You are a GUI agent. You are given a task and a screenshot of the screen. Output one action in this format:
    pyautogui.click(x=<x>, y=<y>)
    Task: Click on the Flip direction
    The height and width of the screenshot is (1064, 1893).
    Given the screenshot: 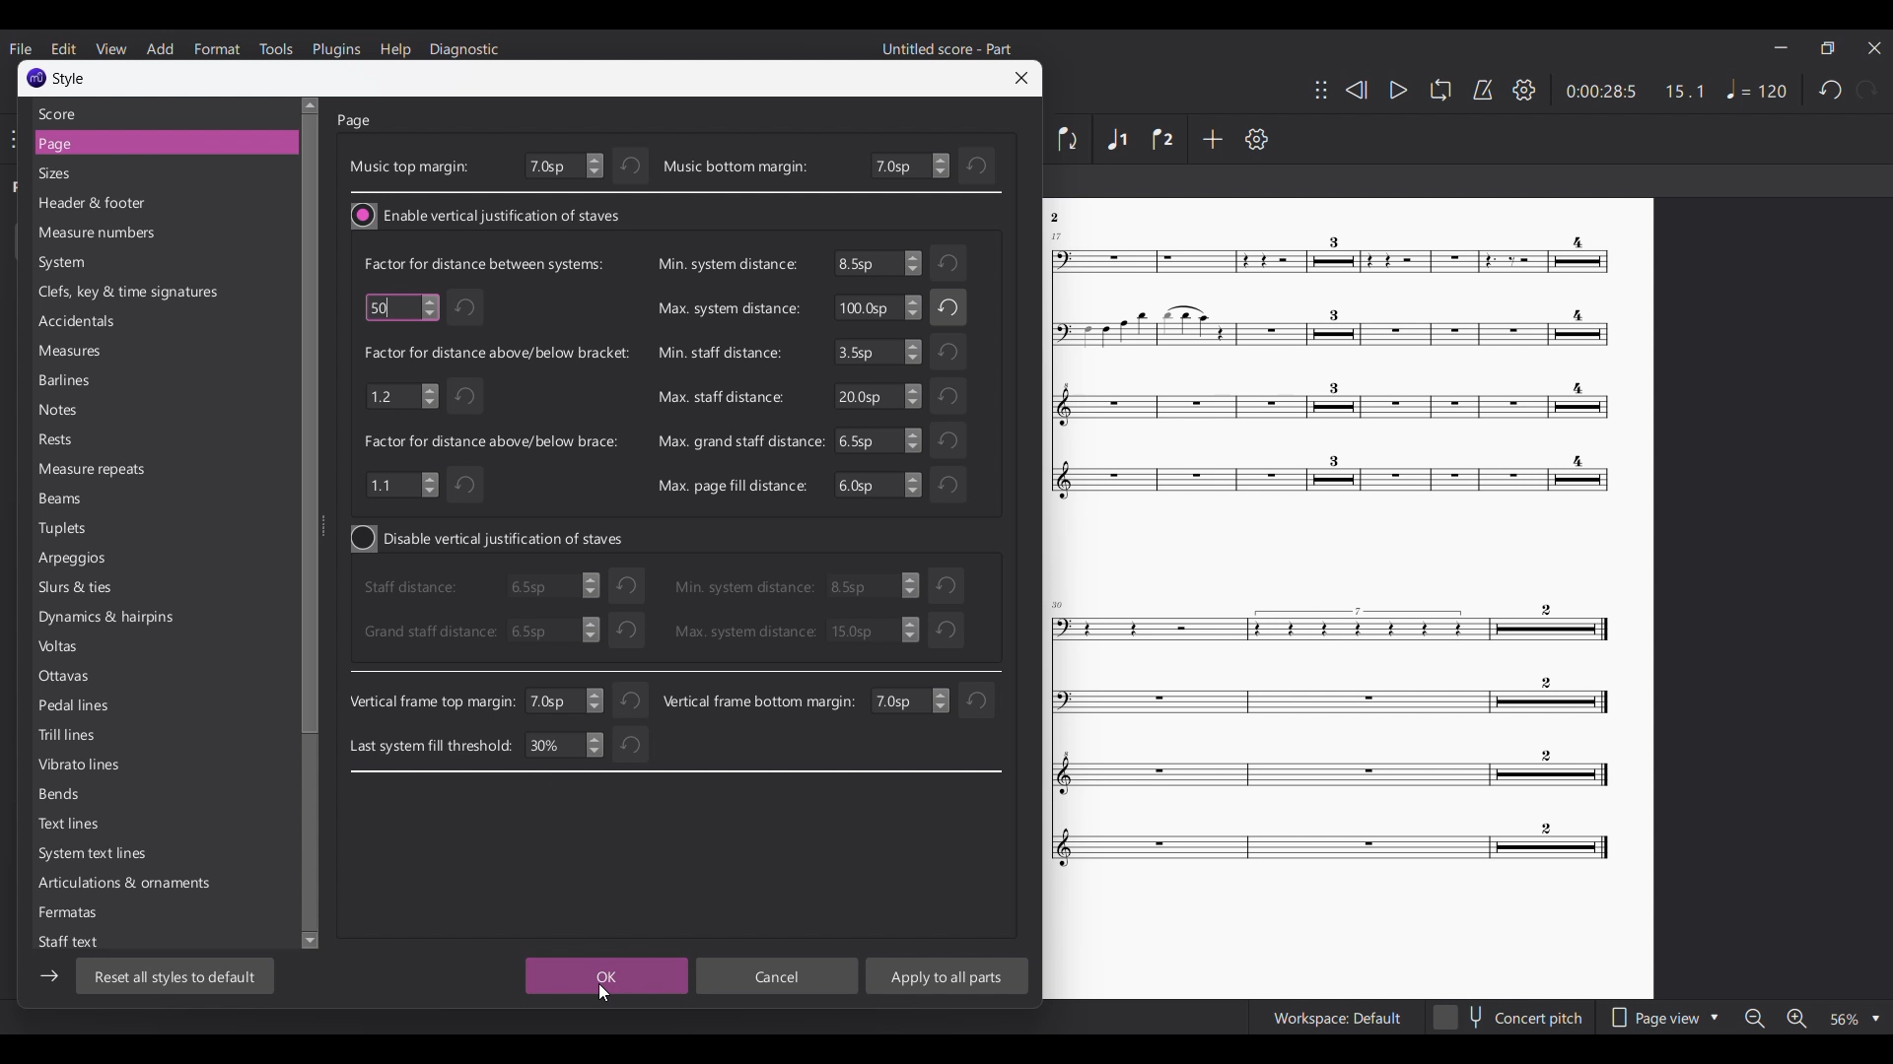 What is the action you would take?
    pyautogui.click(x=1069, y=139)
    